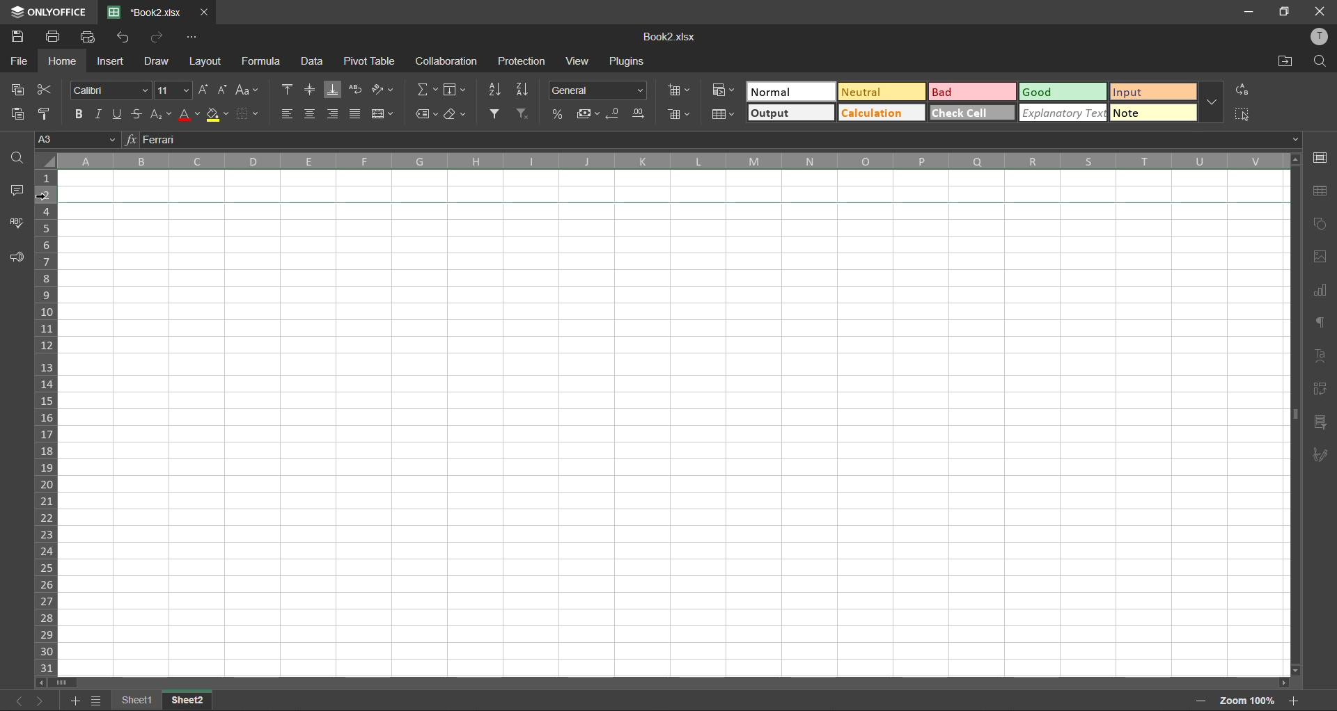  I want to click on accounting, so click(590, 115).